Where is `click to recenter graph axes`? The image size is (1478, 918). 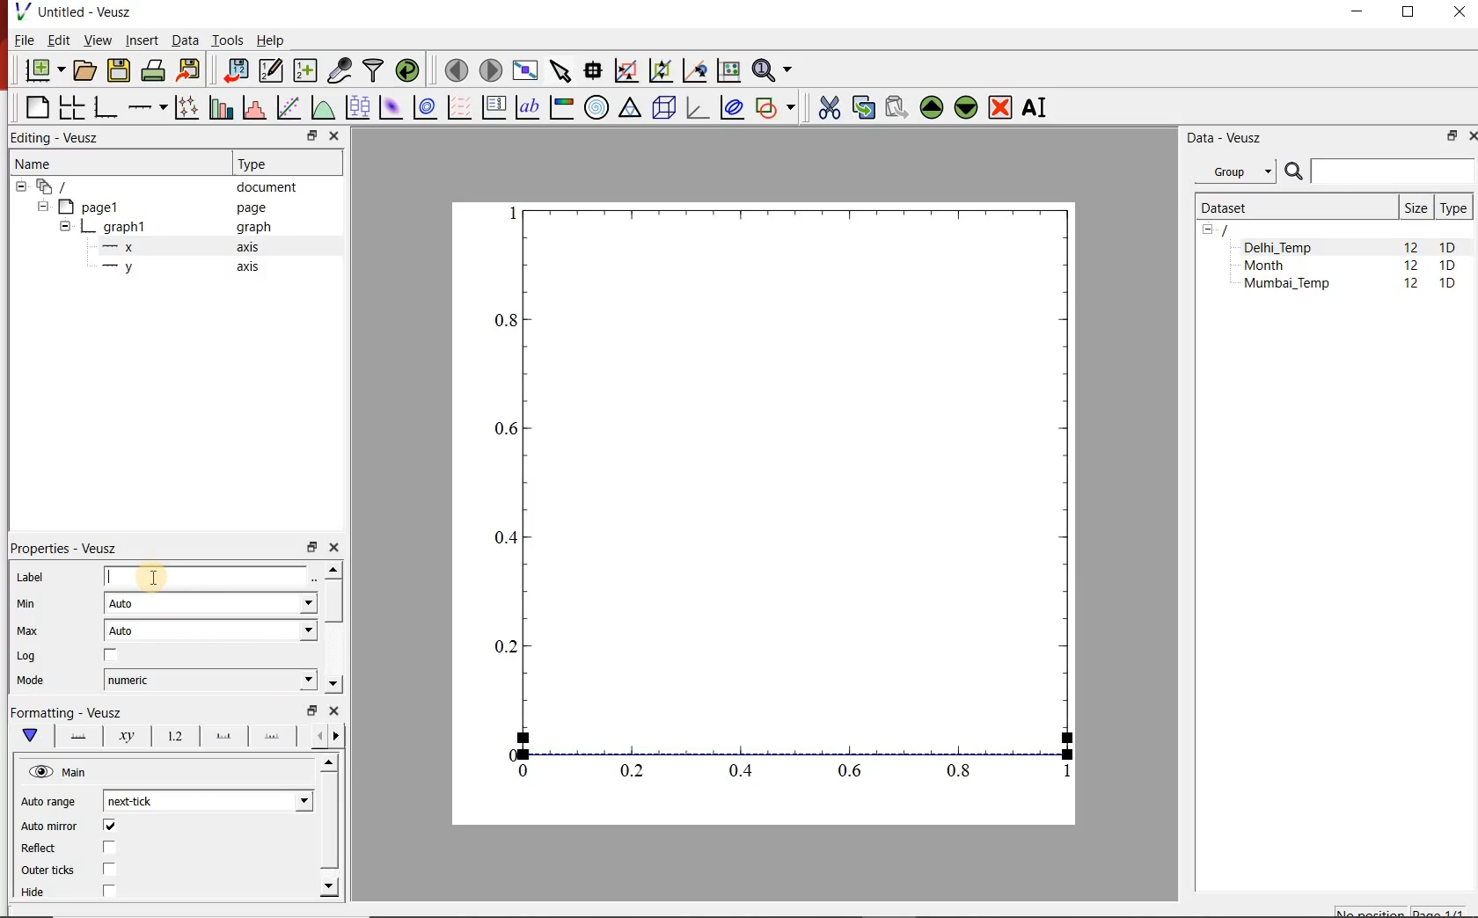
click to recenter graph axes is located at coordinates (694, 71).